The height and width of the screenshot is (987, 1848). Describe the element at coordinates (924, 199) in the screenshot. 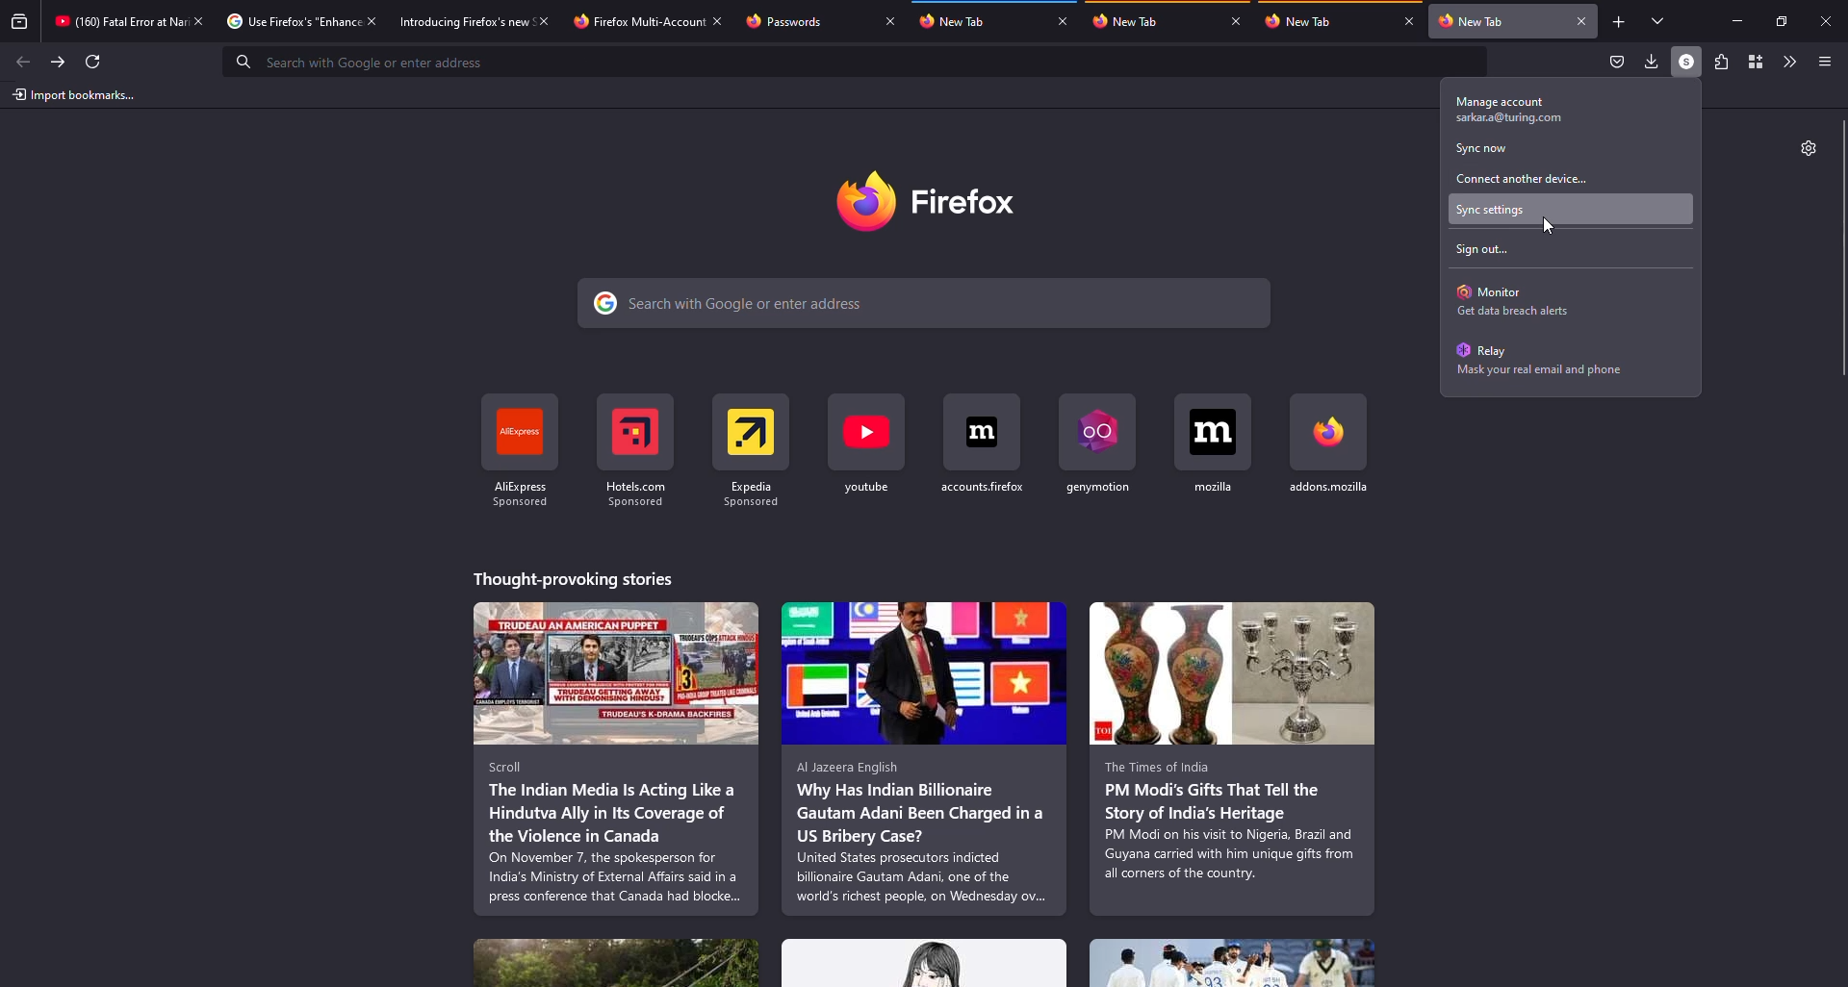

I see `firefox` at that location.